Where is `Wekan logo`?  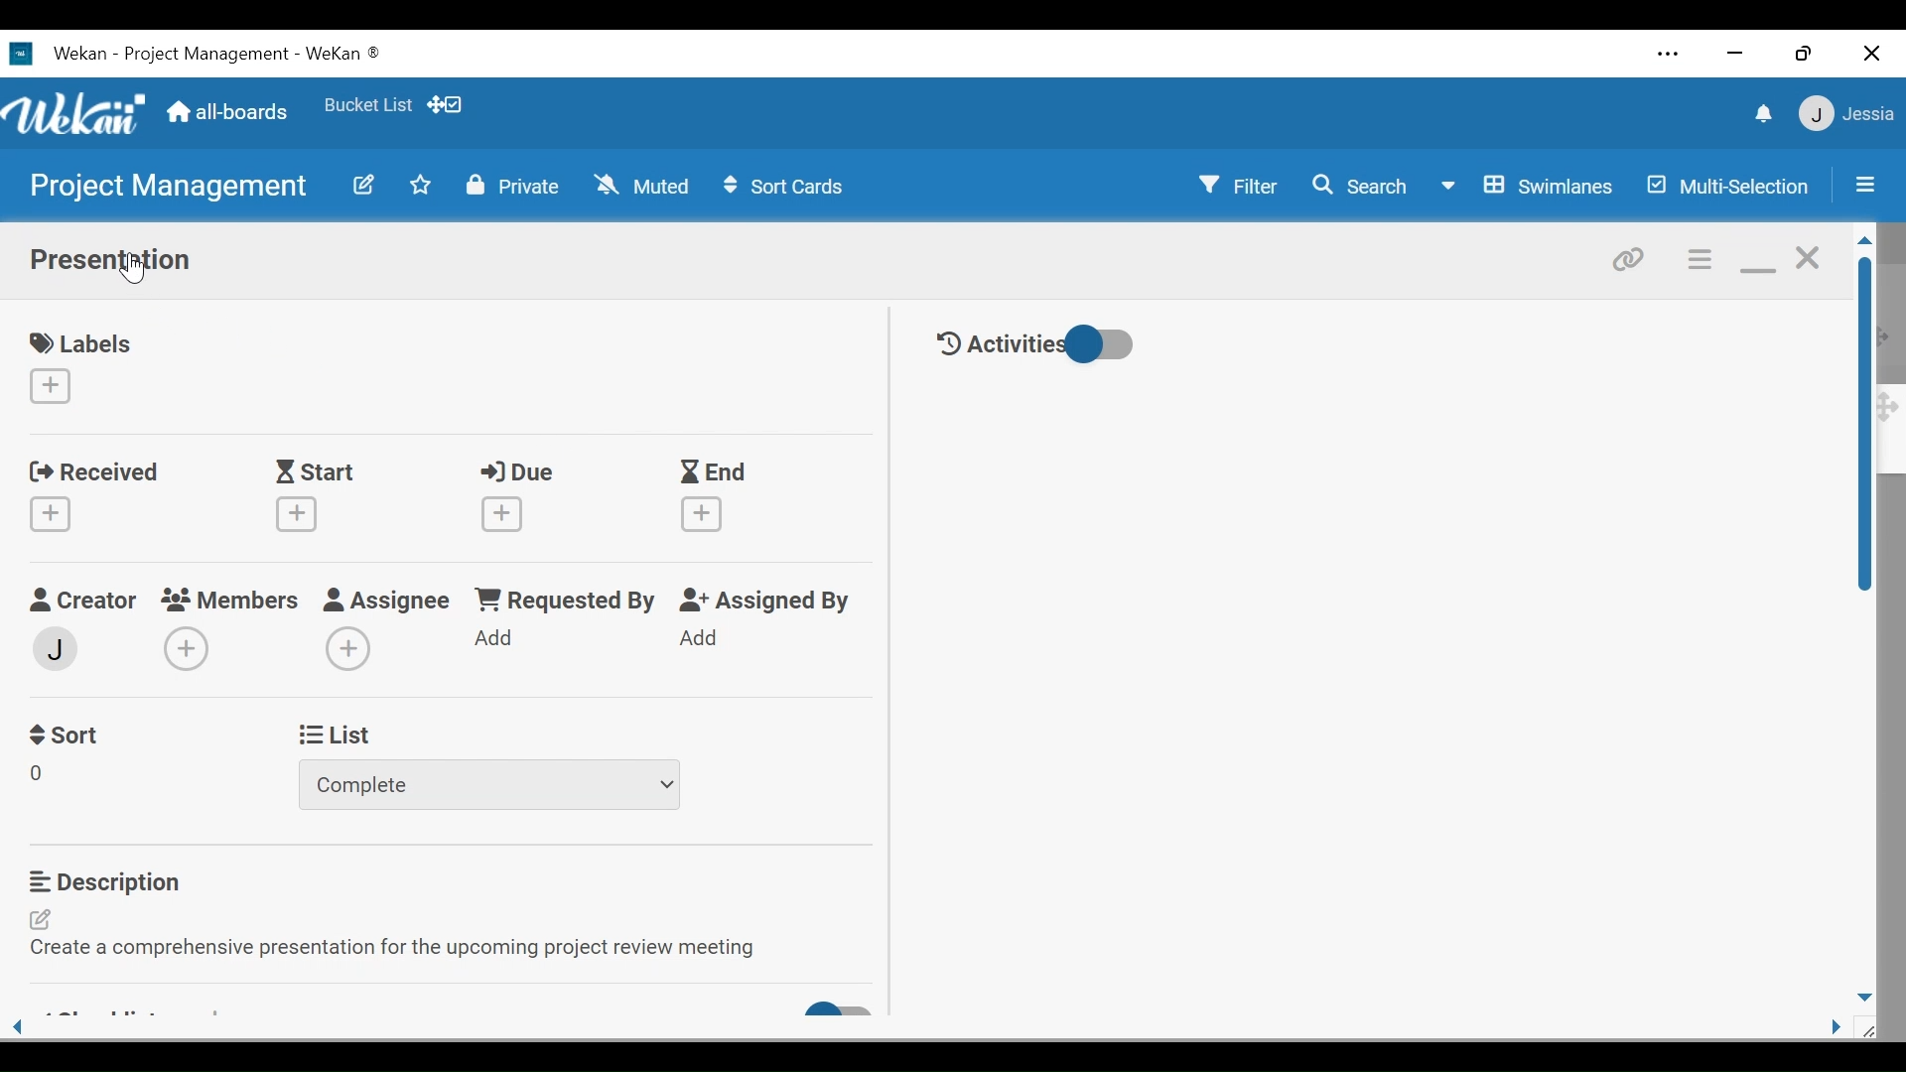
Wekan logo is located at coordinates (76, 113).